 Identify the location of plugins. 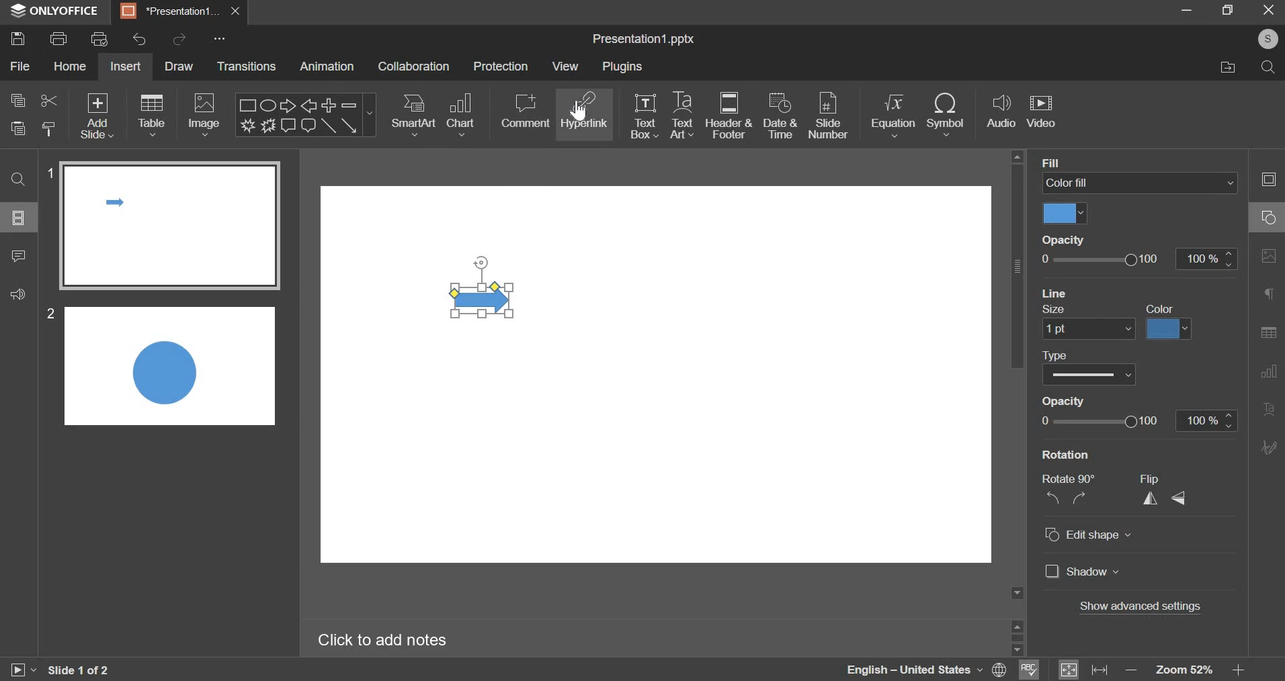
(623, 66).